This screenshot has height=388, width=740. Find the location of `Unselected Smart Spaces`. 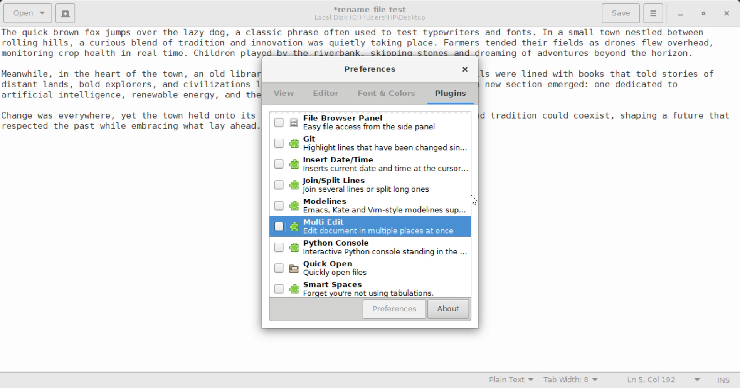

Unselected Smart Spaces is located at coordinates (369, 289).